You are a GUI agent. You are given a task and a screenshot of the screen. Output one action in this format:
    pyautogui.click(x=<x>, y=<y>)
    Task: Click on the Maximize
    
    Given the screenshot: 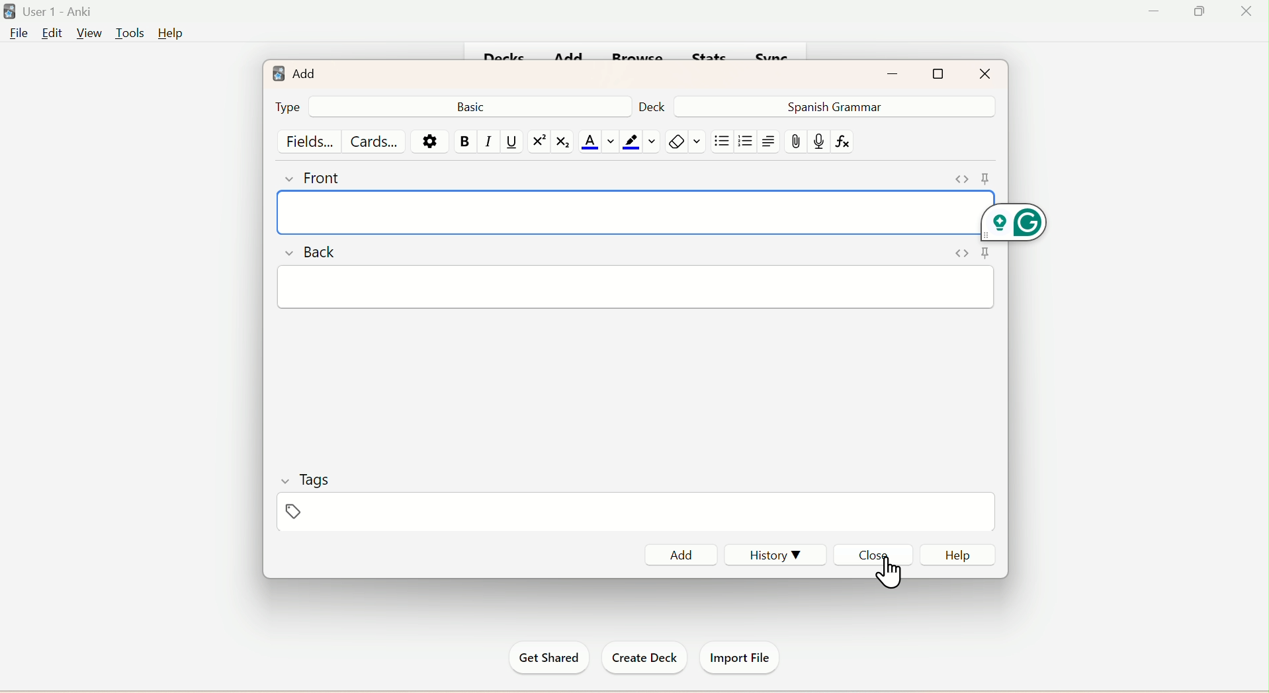 What is the action you would take?
    pyautogui.click(x=1204, y=11)
    